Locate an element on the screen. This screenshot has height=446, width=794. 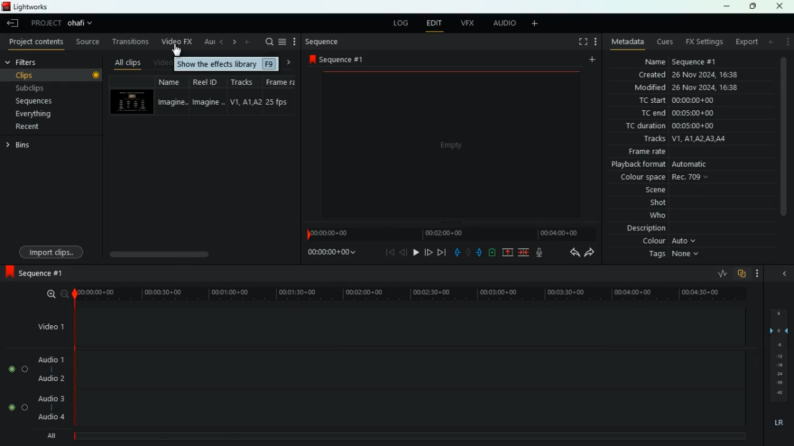
video is located at coordinates (130, 102).